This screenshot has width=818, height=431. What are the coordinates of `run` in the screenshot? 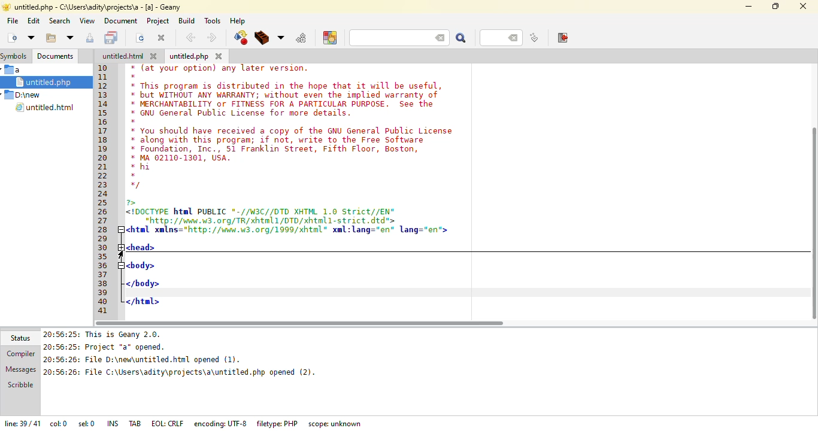 It's located at (302, 39).